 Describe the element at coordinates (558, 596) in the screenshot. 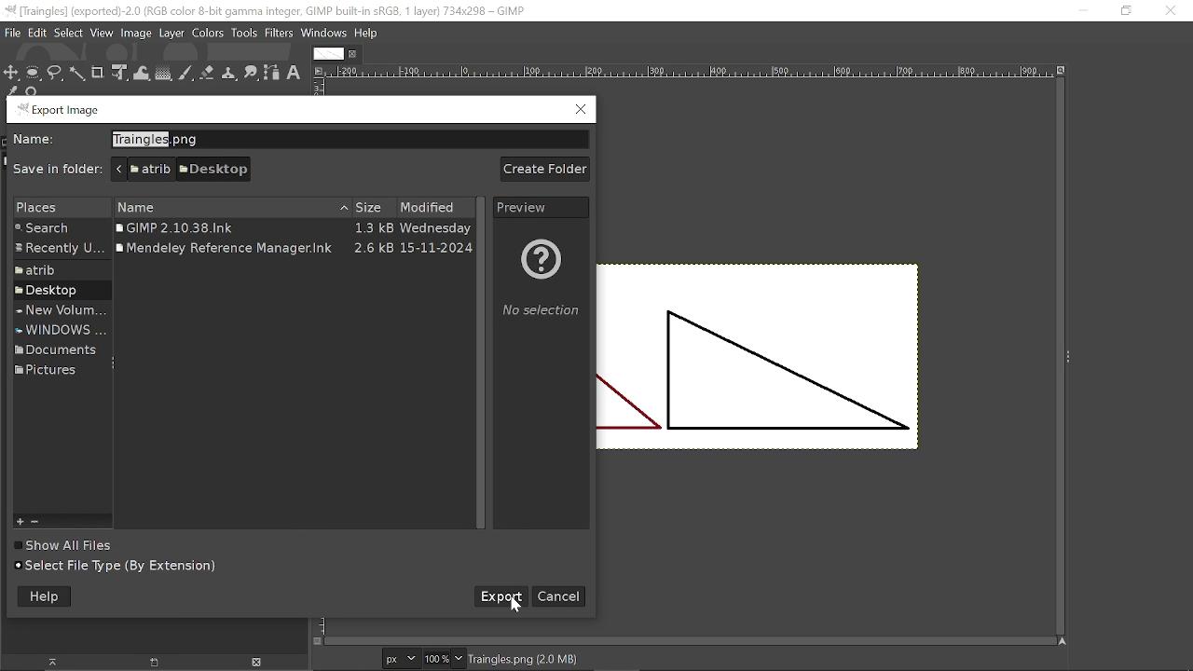

I see `Cancel` at that location.